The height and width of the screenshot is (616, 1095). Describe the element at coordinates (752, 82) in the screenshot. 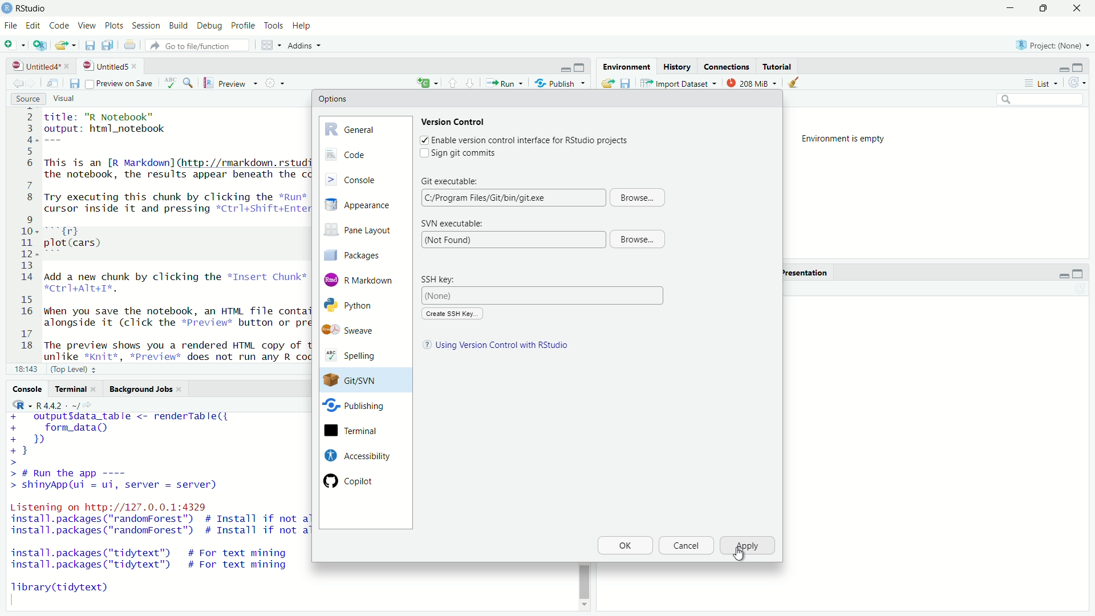

I see `208 ` at that location.